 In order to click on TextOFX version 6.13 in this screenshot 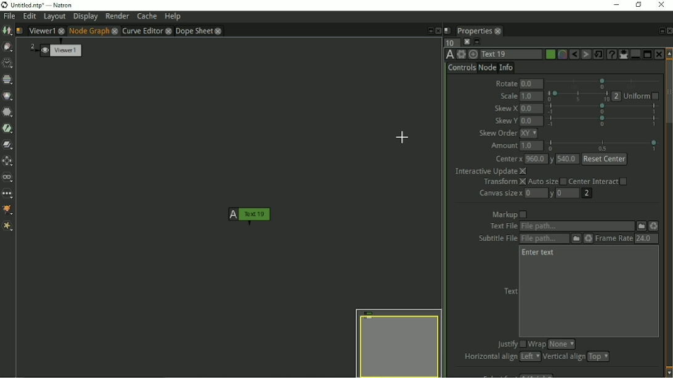, I will do `click(448, 55)`.